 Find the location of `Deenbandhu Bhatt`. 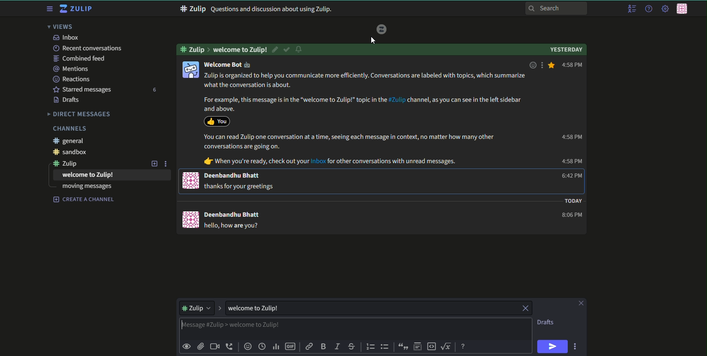

Deenbandhu Bhatt is located at coordinates (235, 176).